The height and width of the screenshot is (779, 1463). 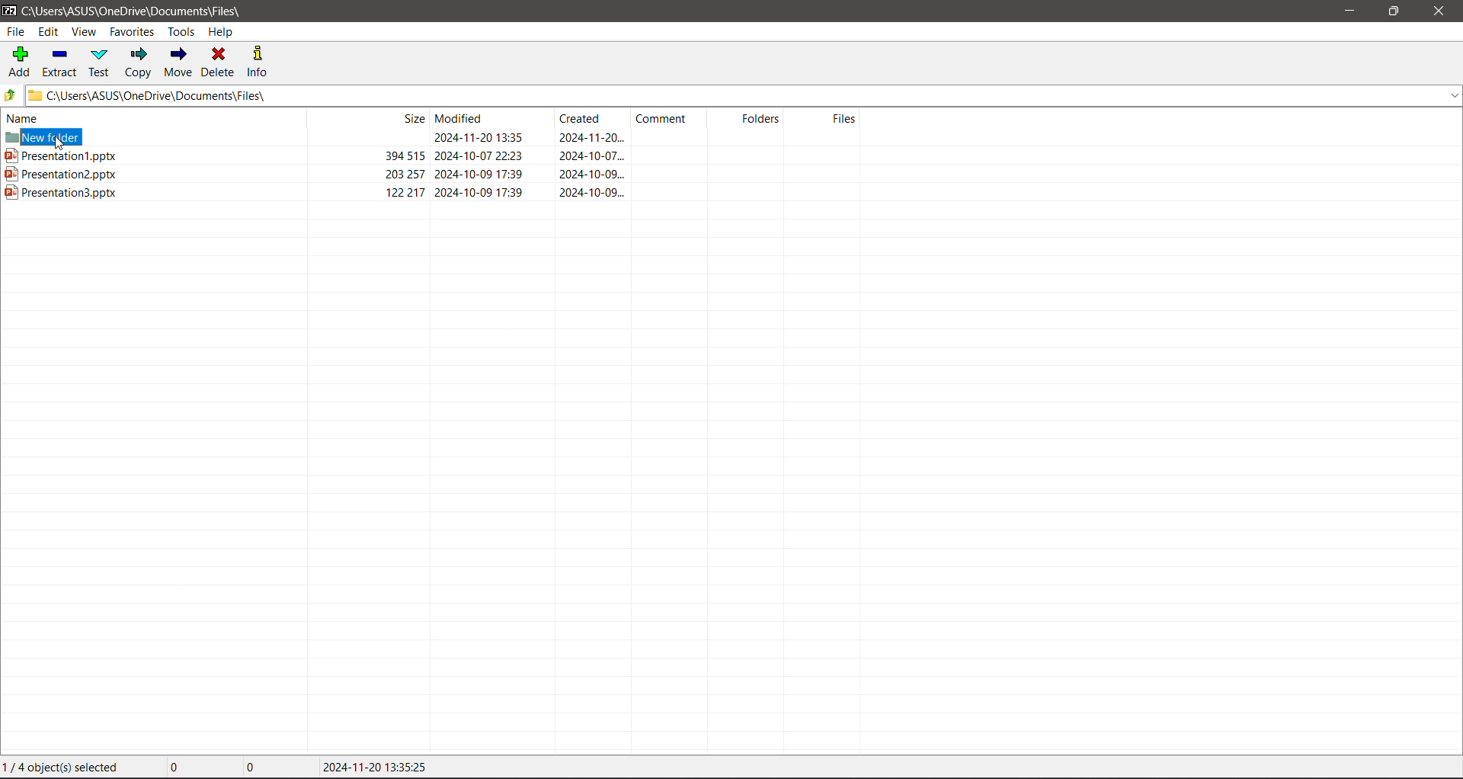 What do you see at coordinates (178, 60) in the screenshot?
I see `Move` at bounding box center [178, 60].